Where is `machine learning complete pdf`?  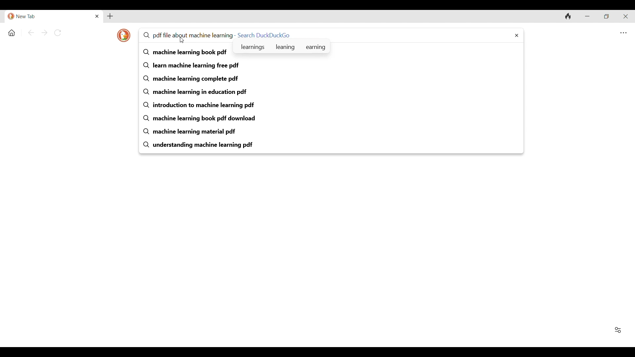 machine learning complete pdf is located at coordinates (332, 79).